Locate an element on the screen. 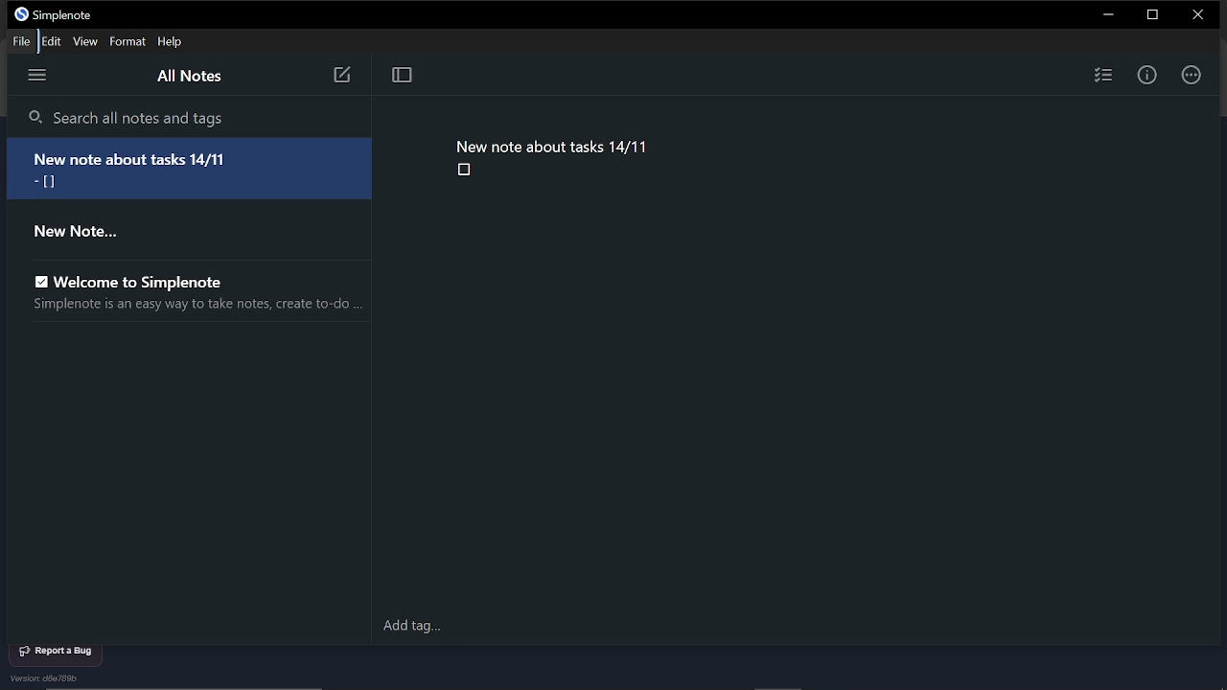 This screenshot has width=1227, height=690. Welcome to Simplenote is located at coordinates (137, 282).